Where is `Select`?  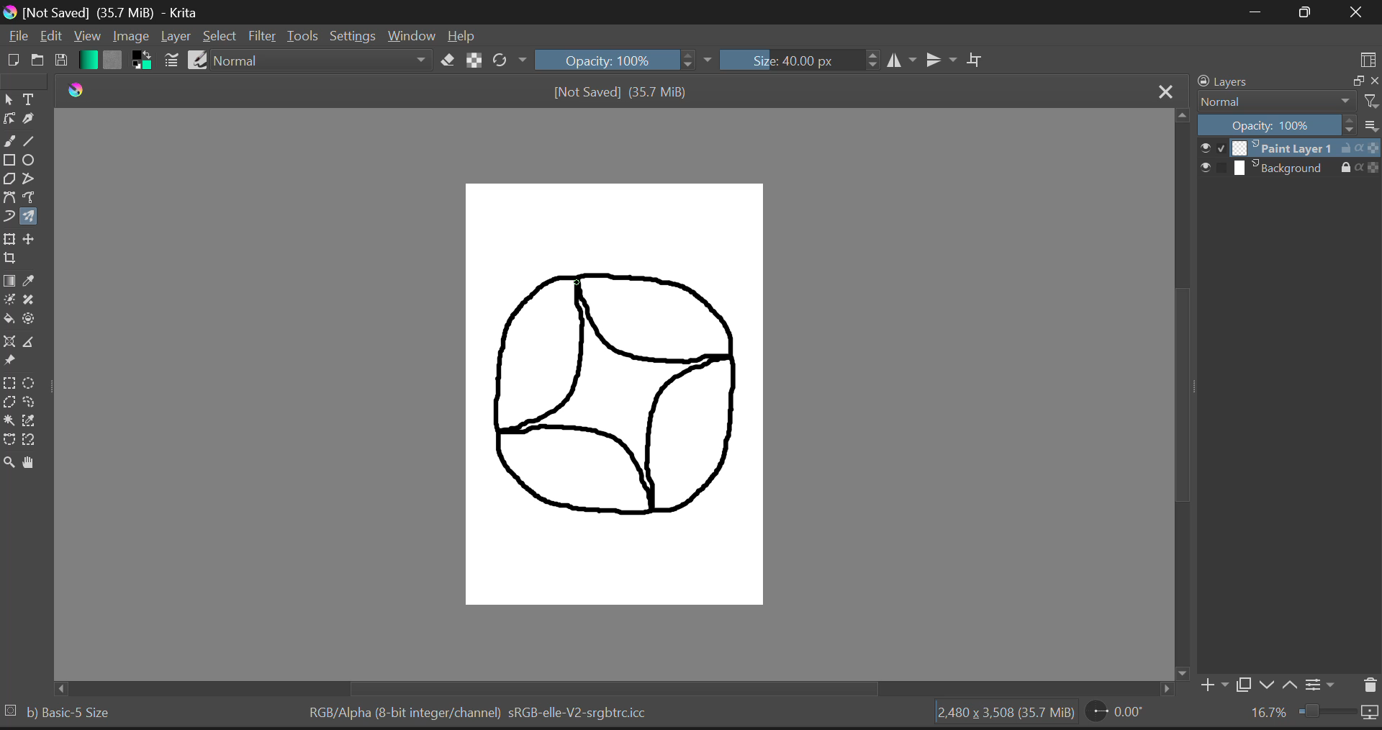 Select is located at coordinates (9, 99).